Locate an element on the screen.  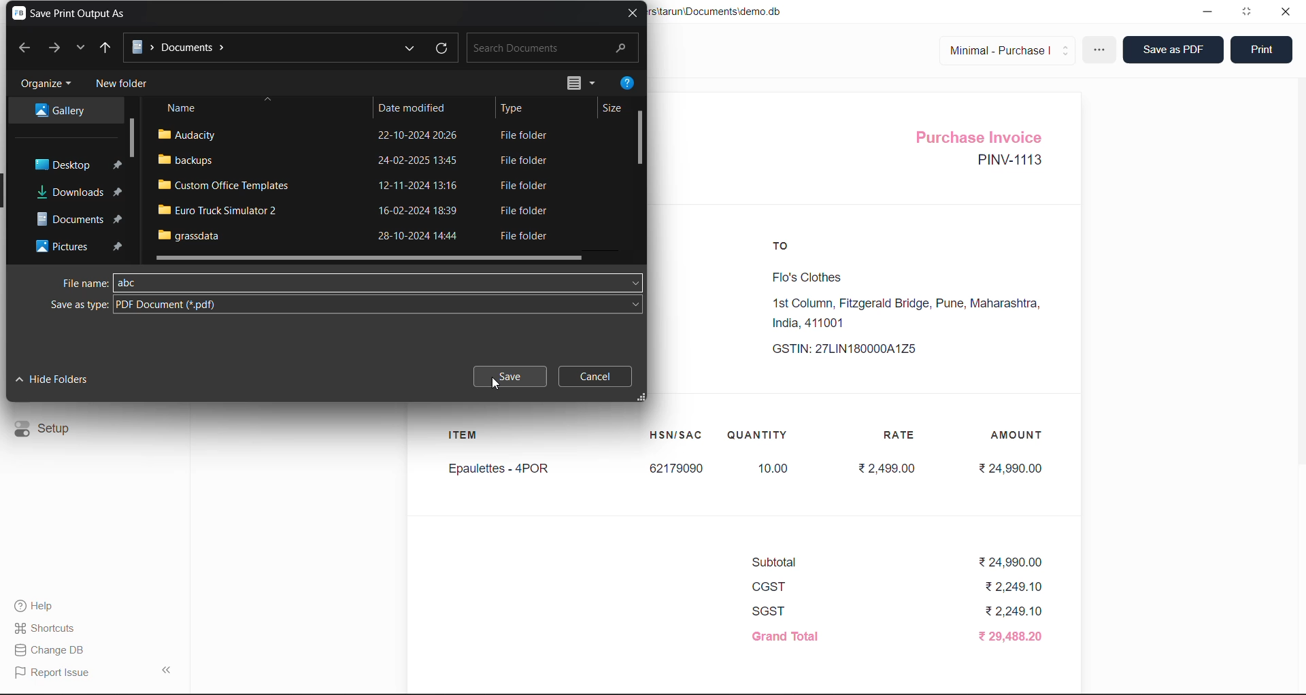
more options is located at coordinates (1102, 52).